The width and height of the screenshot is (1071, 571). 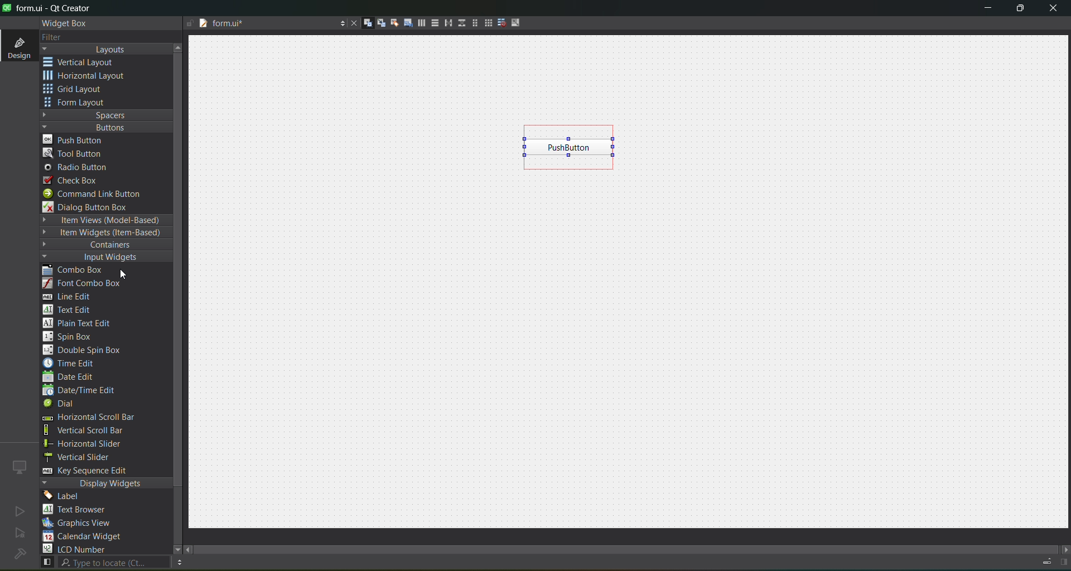 I want to click on layout in a grid, so click(x=484, y=23).